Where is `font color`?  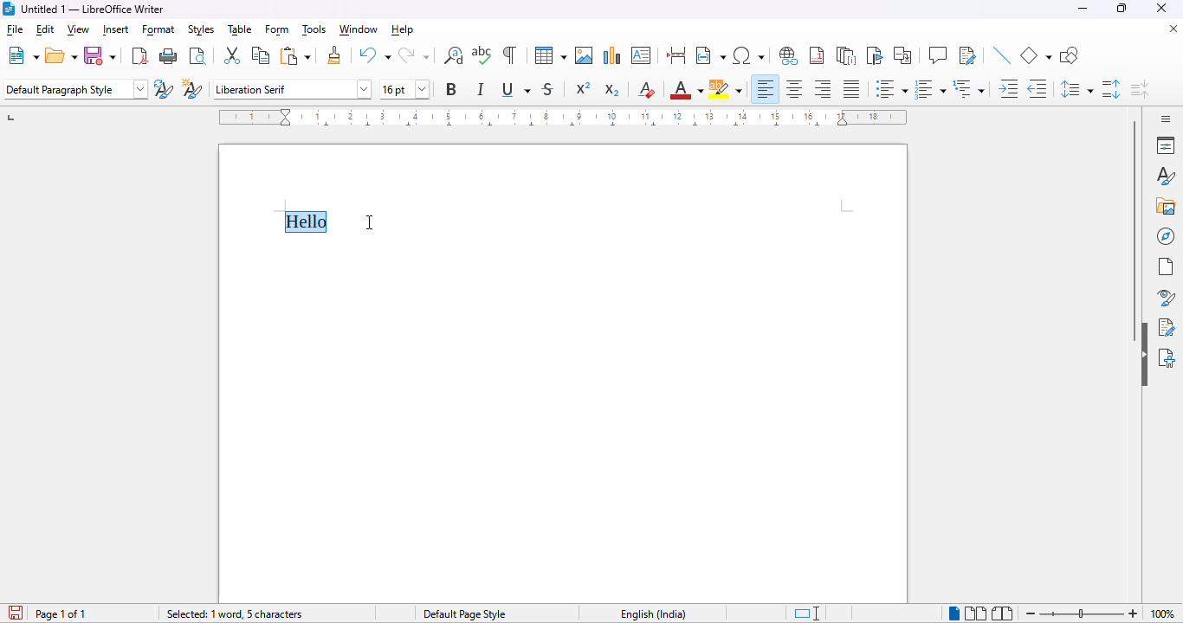
font color is located at coordinates (686, 89).